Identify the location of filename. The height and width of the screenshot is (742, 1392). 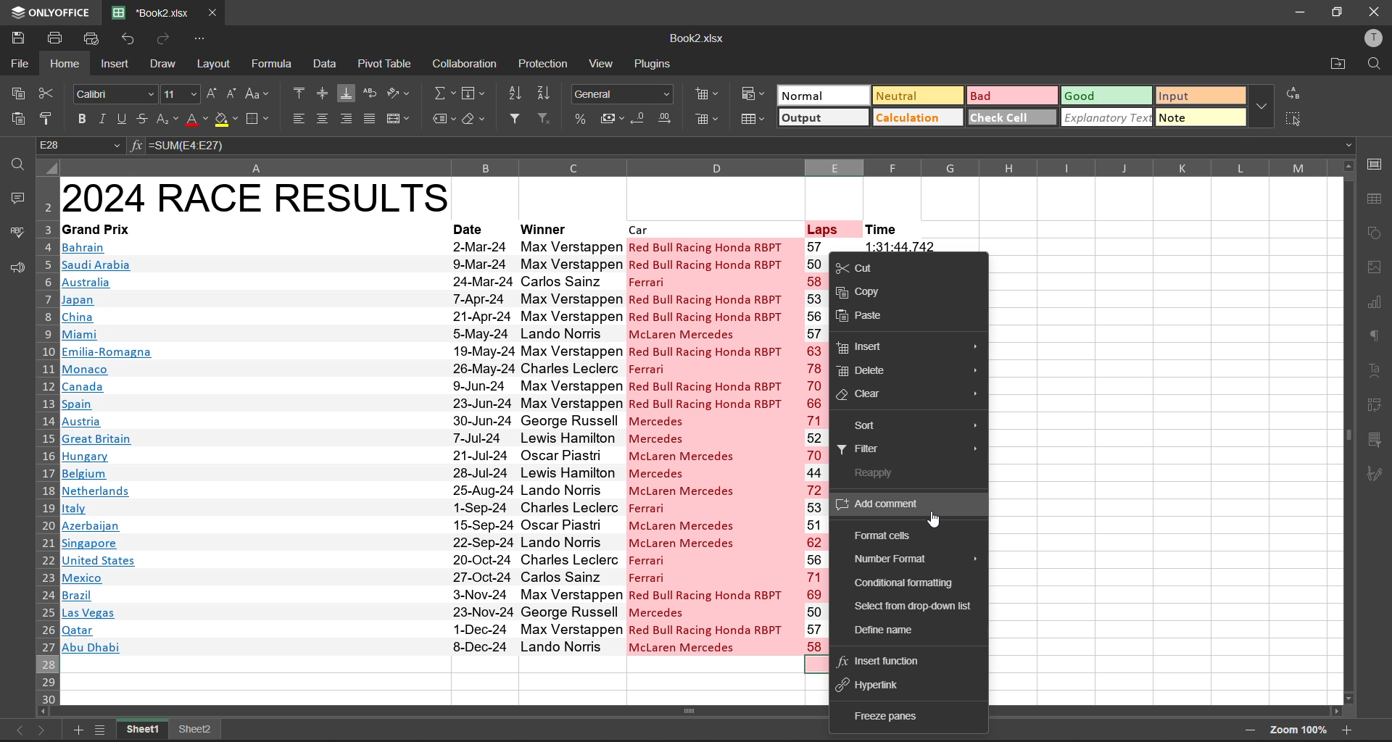
(700, 39).